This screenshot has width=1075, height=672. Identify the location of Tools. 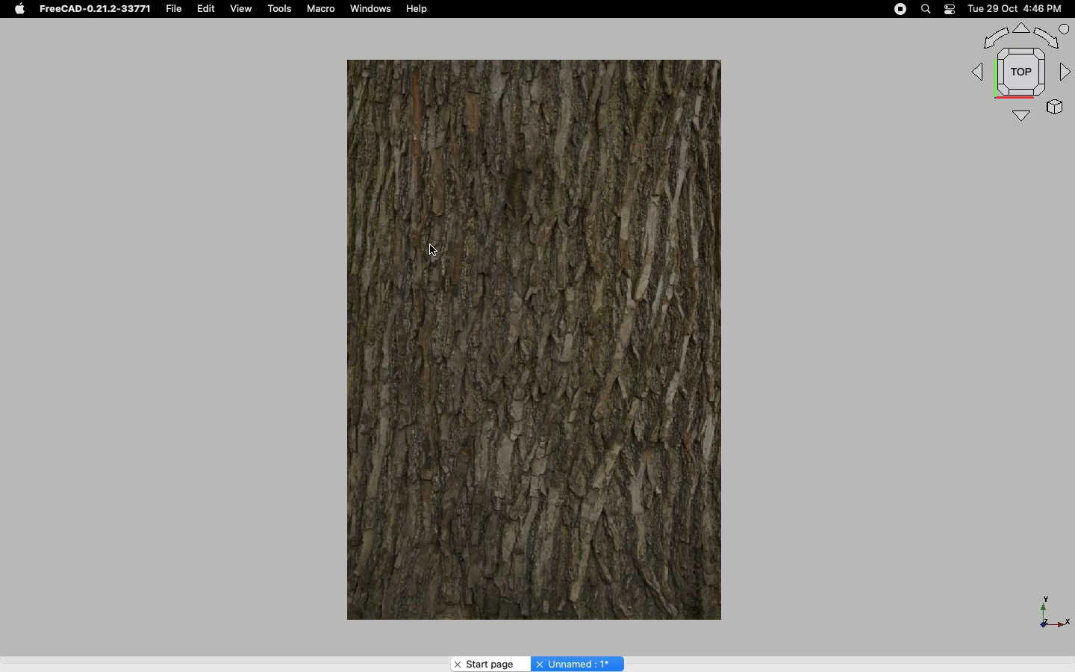
(281, 9).